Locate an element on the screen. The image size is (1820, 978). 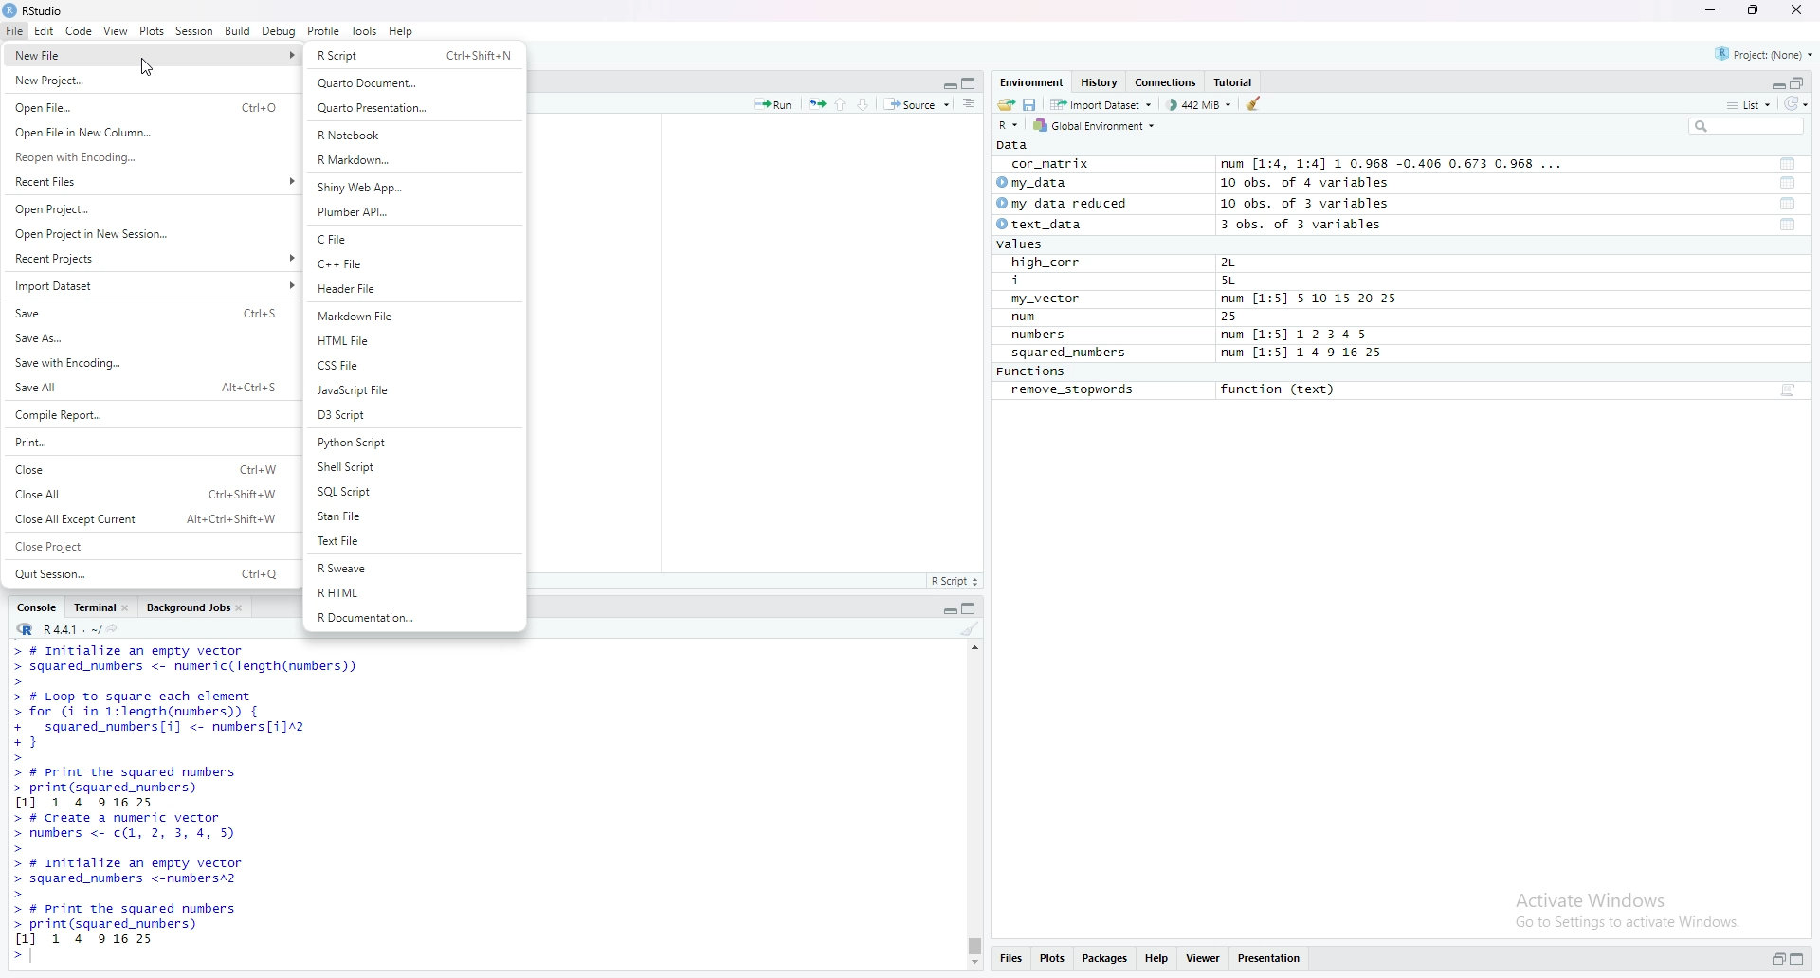
‘Quarto Document... is located at coordinates (415, 84).